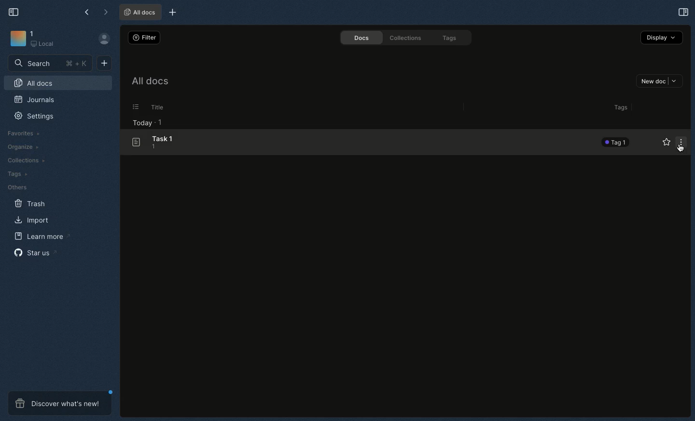 This screenshot has width=695, height=421. What do you see at coordinates (403, 37) in the screenshot?
I see `Collections` at bounding box center [403, 37].